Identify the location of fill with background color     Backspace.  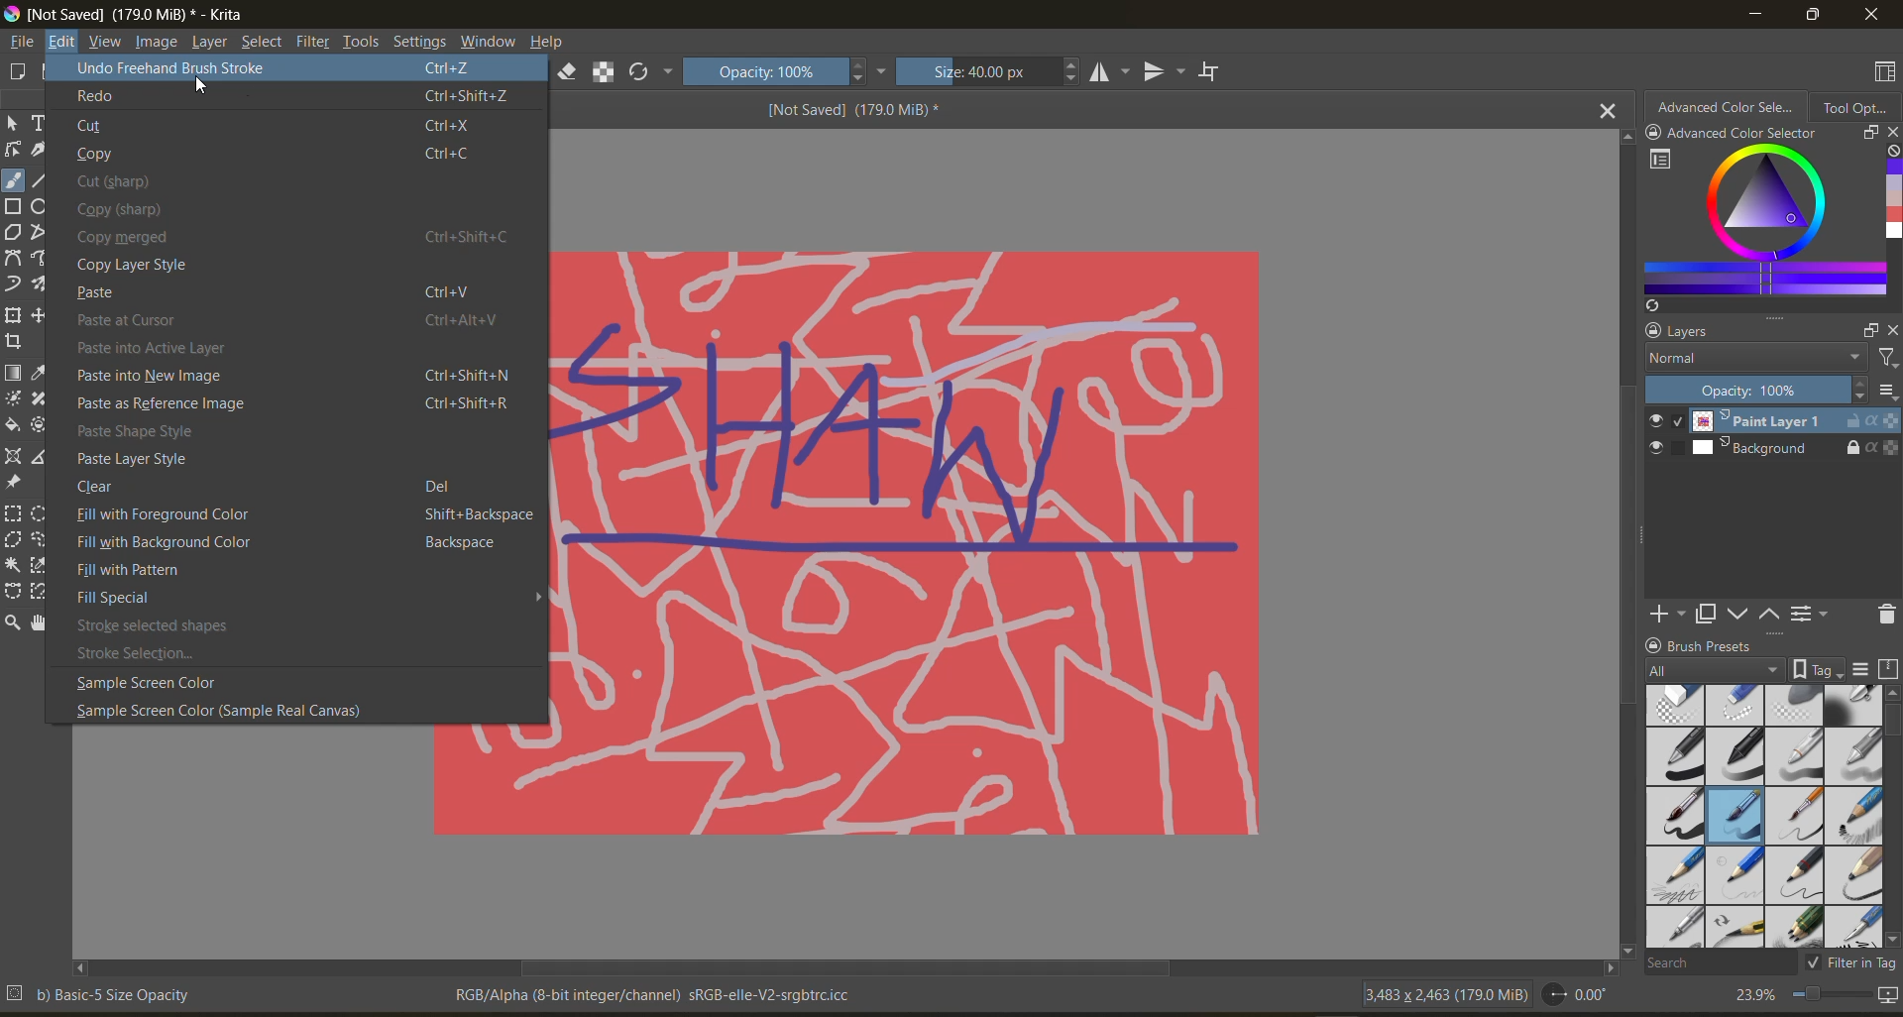
(295, 542).